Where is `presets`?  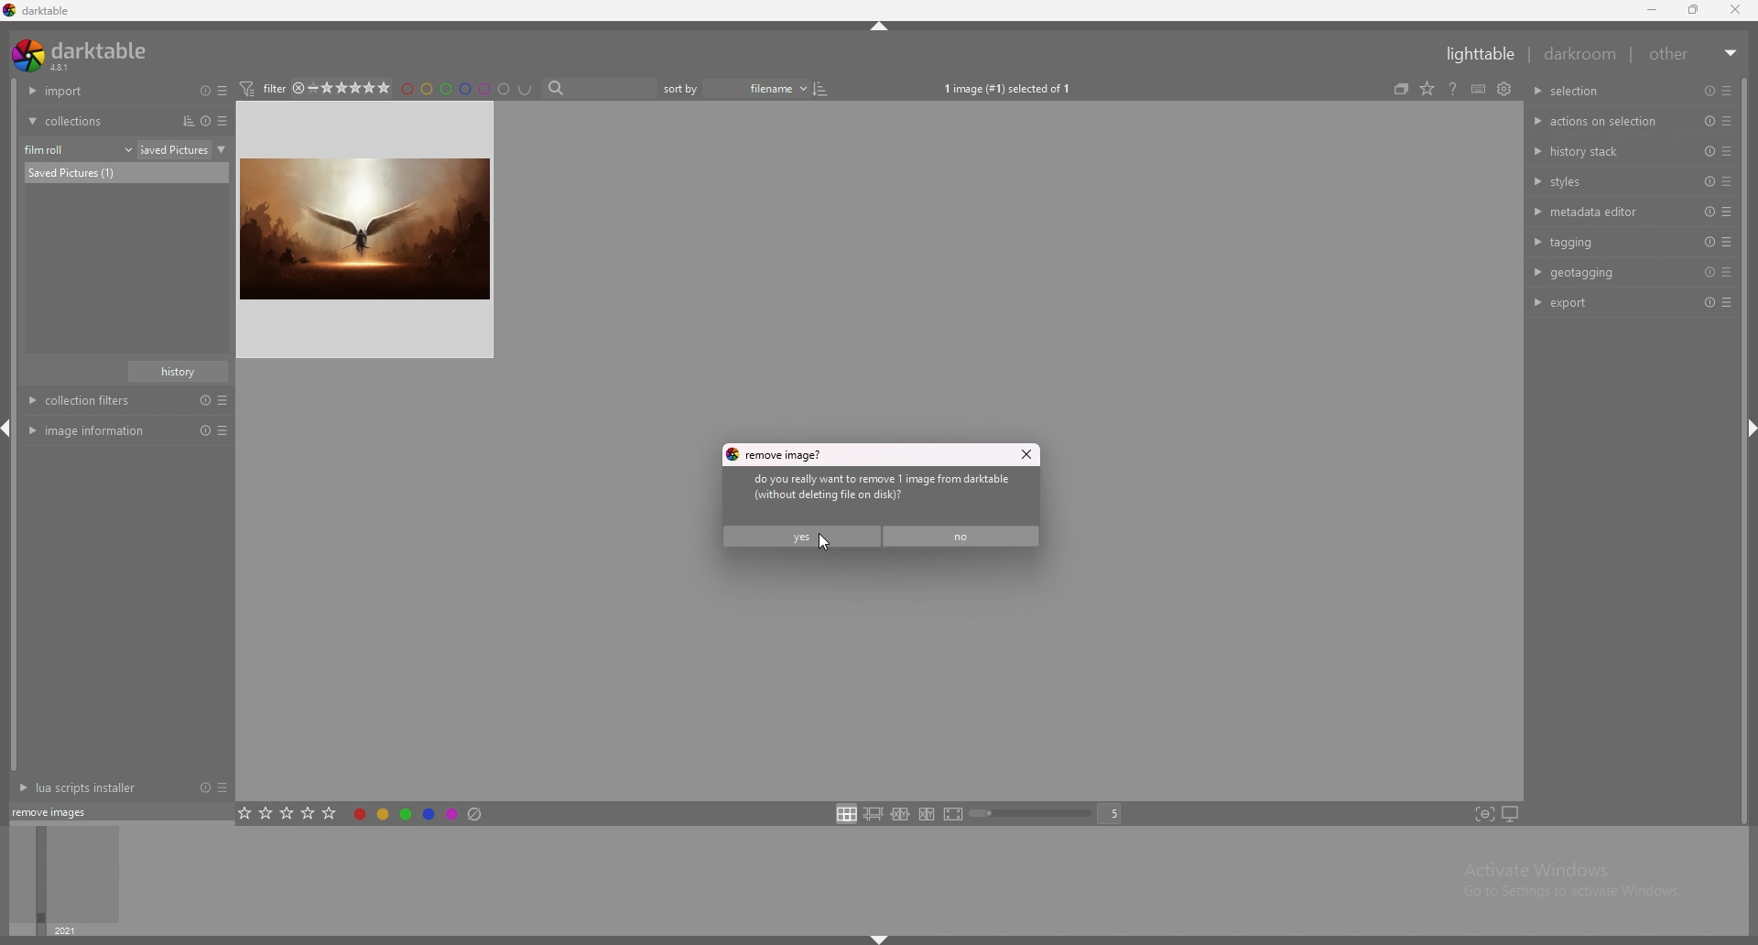 presets is located at coordinates (225, 121).